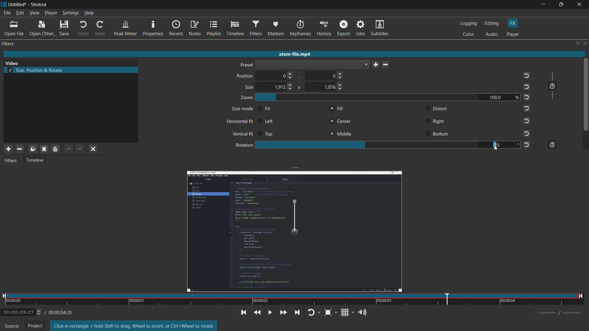 The image size is (589, 331). I want to click on %, so click(518, 97).